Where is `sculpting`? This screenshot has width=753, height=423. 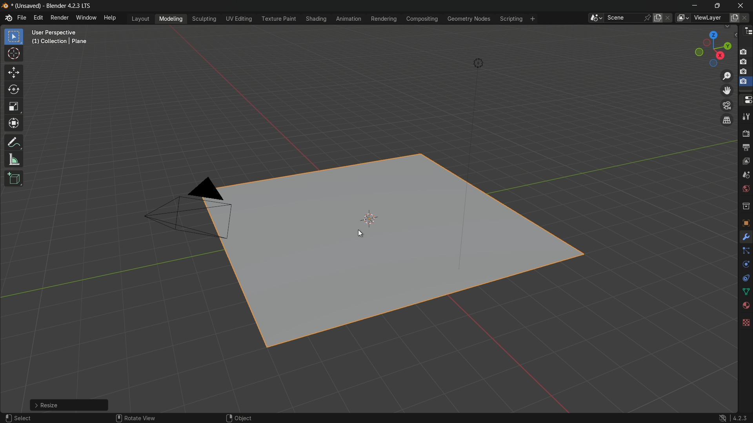 sculpting is located at coordinates (204, 19).